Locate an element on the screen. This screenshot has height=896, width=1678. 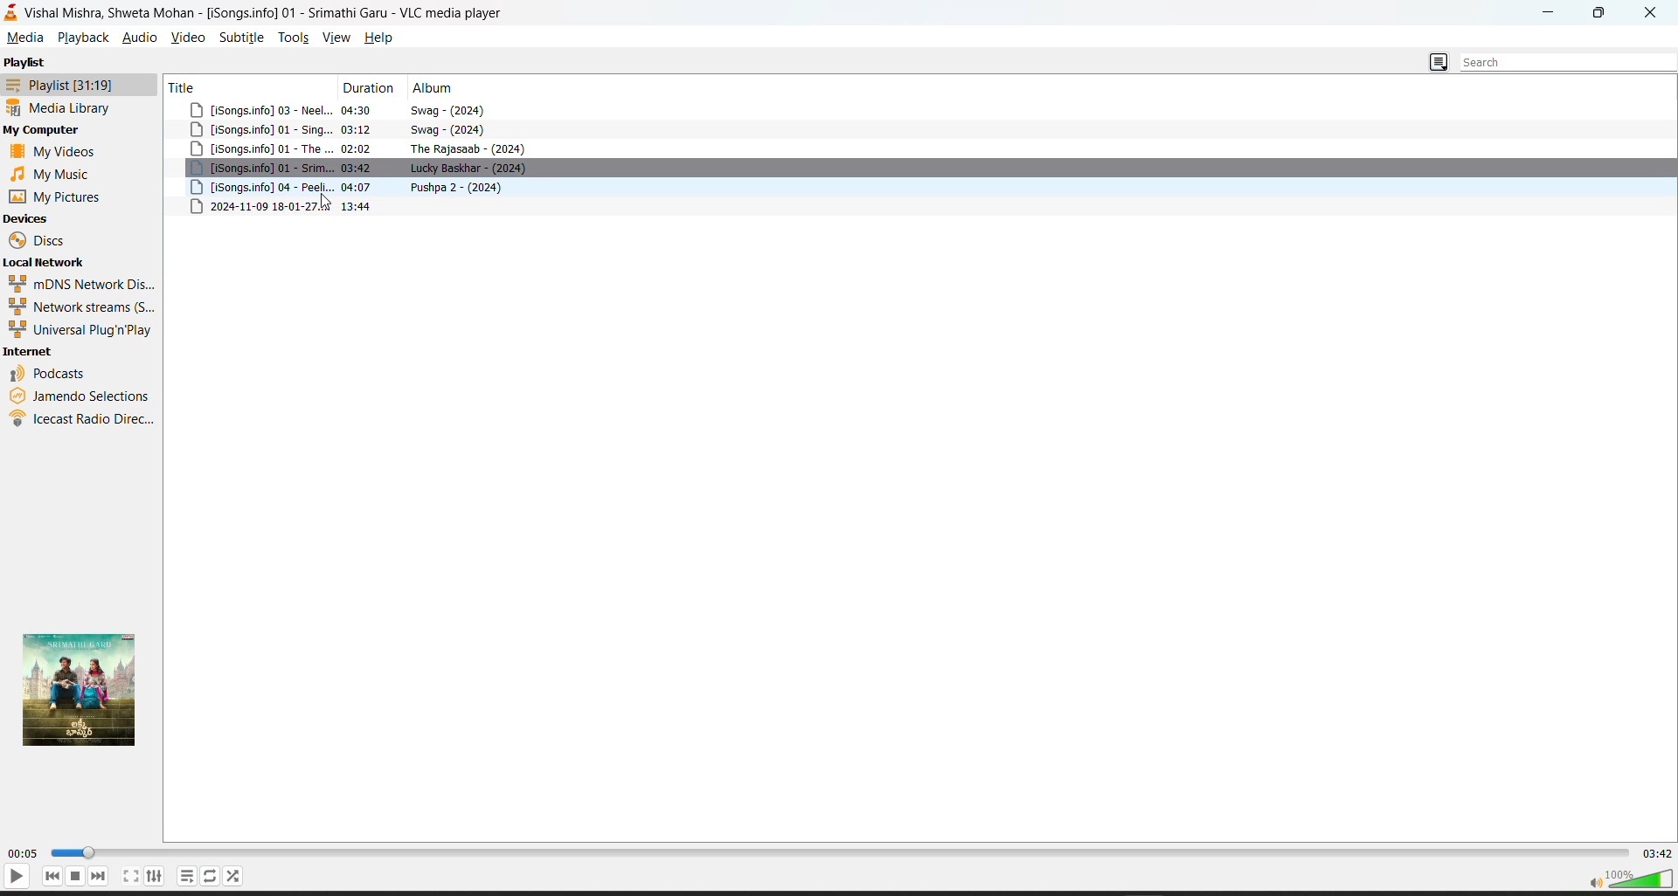
search is located at coordinates (1568, 59).